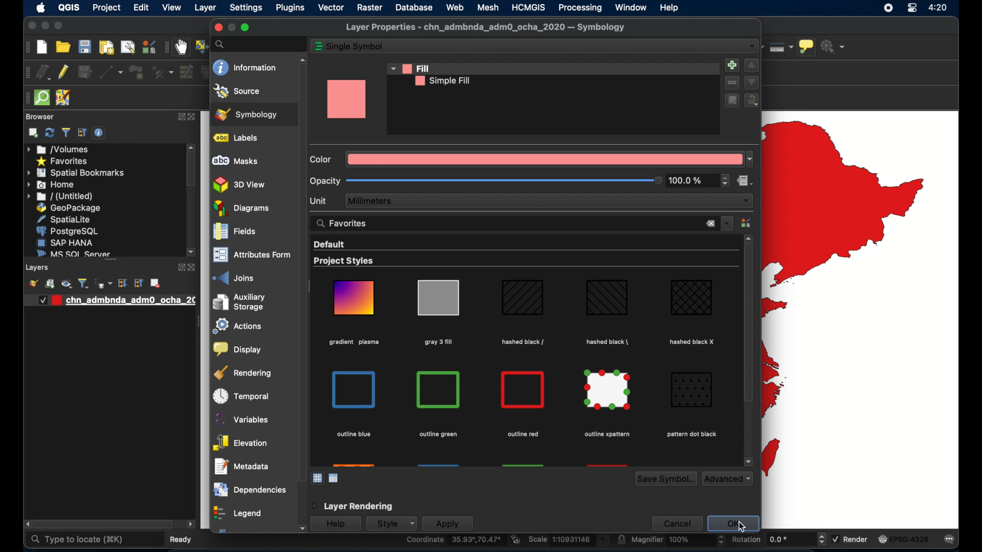 The image size is (982, 552). Describe the element at coordinates (351, 507) in the screenshot. I see `layer rendering` at that location.